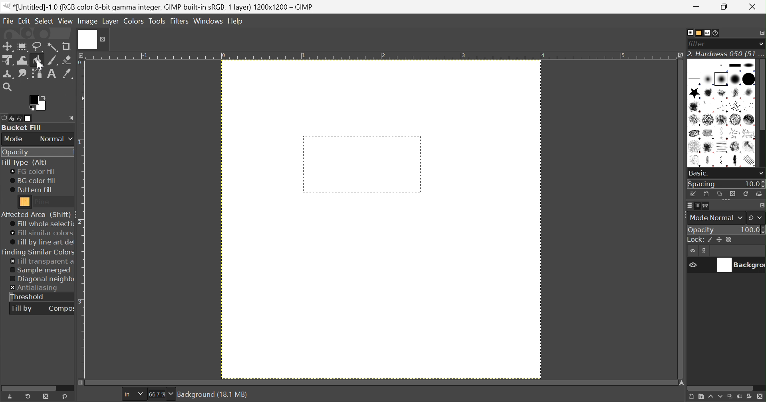  Describe the element at coordinates (81, 301) in the screenshot. I see `3` at that location.